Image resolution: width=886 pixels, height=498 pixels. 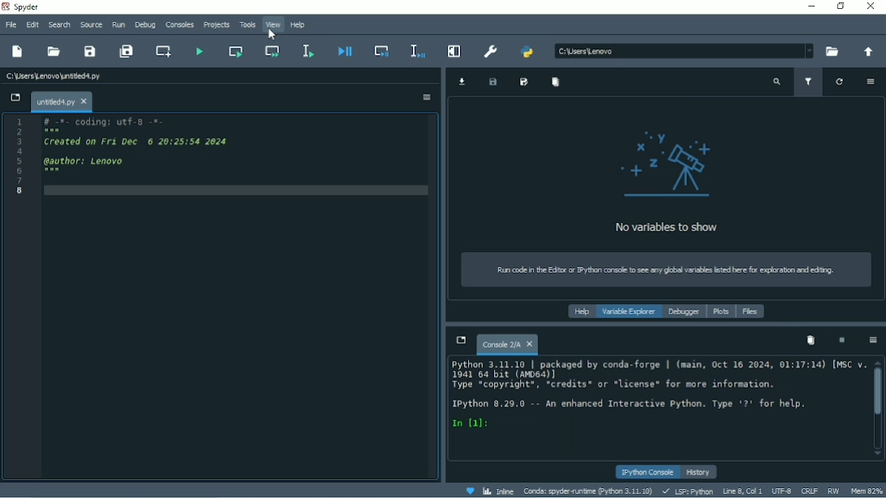 I want to click on author, so click(x=84, y=161).